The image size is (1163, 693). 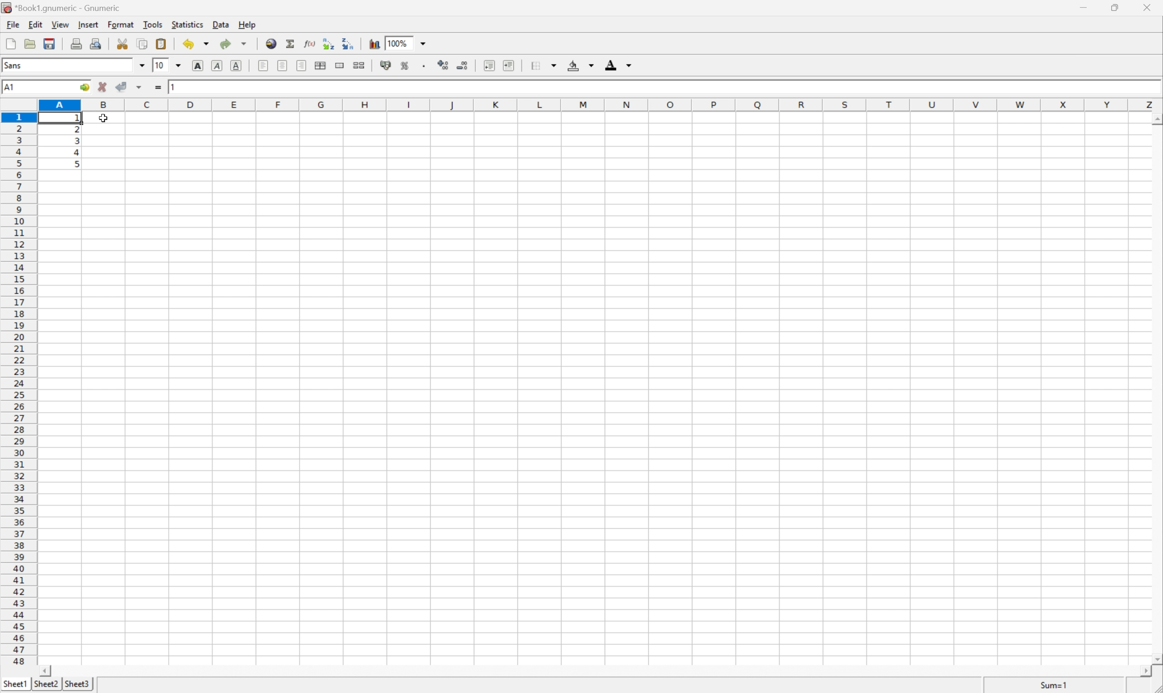 I want to click on 2, so click(x=77, y=127).